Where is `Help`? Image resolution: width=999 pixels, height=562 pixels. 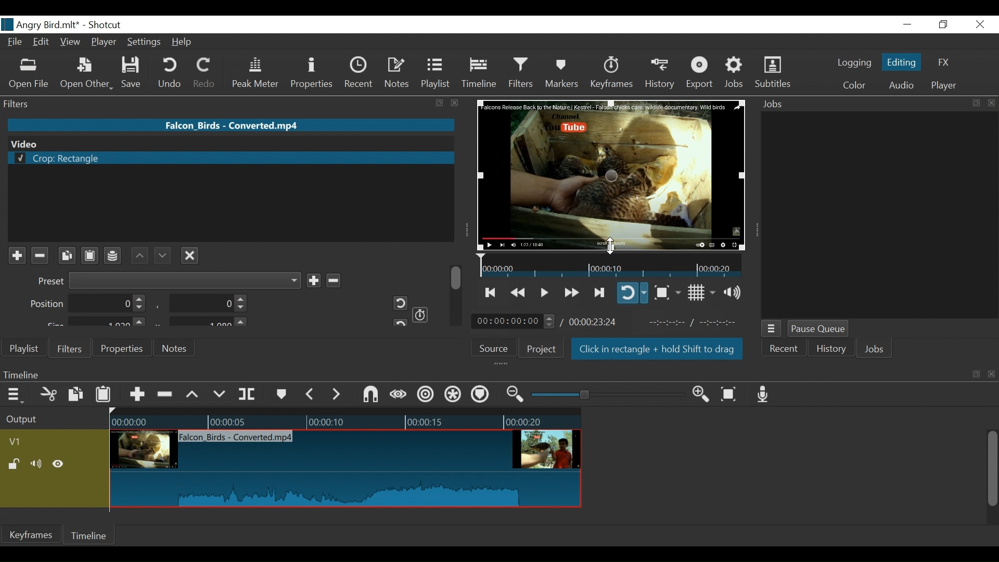
Help is located at coordinates (185, 42).